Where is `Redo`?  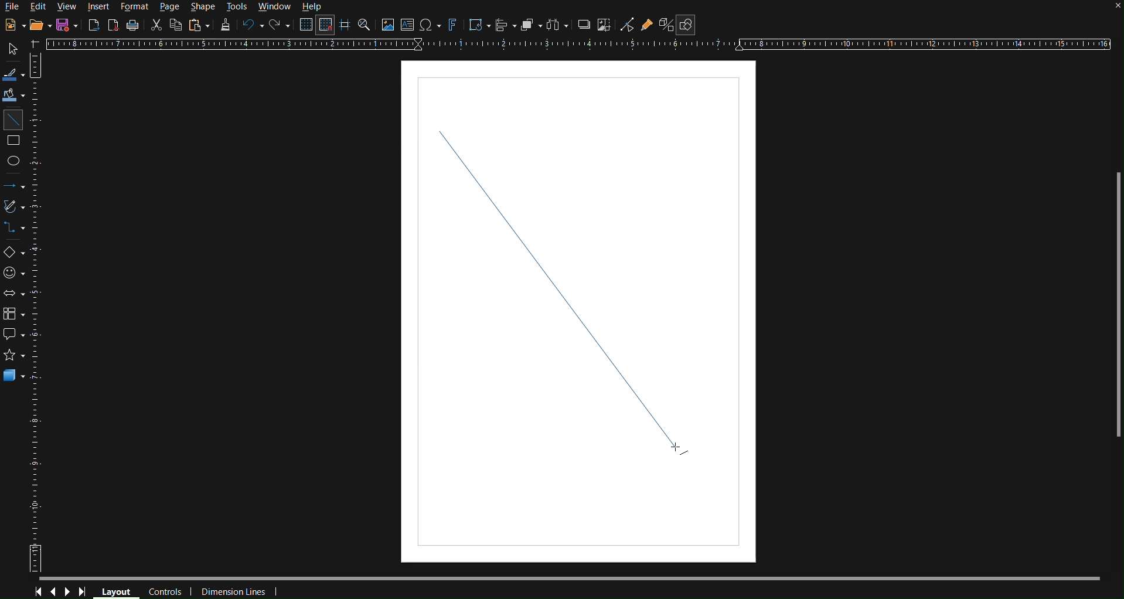
Redo is located at coordinates (281, 25).